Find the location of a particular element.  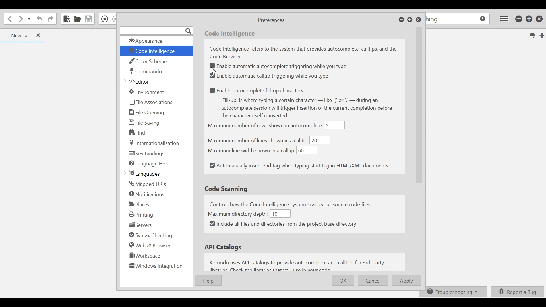

Code Intelligence is located at coordinates (156, 51).